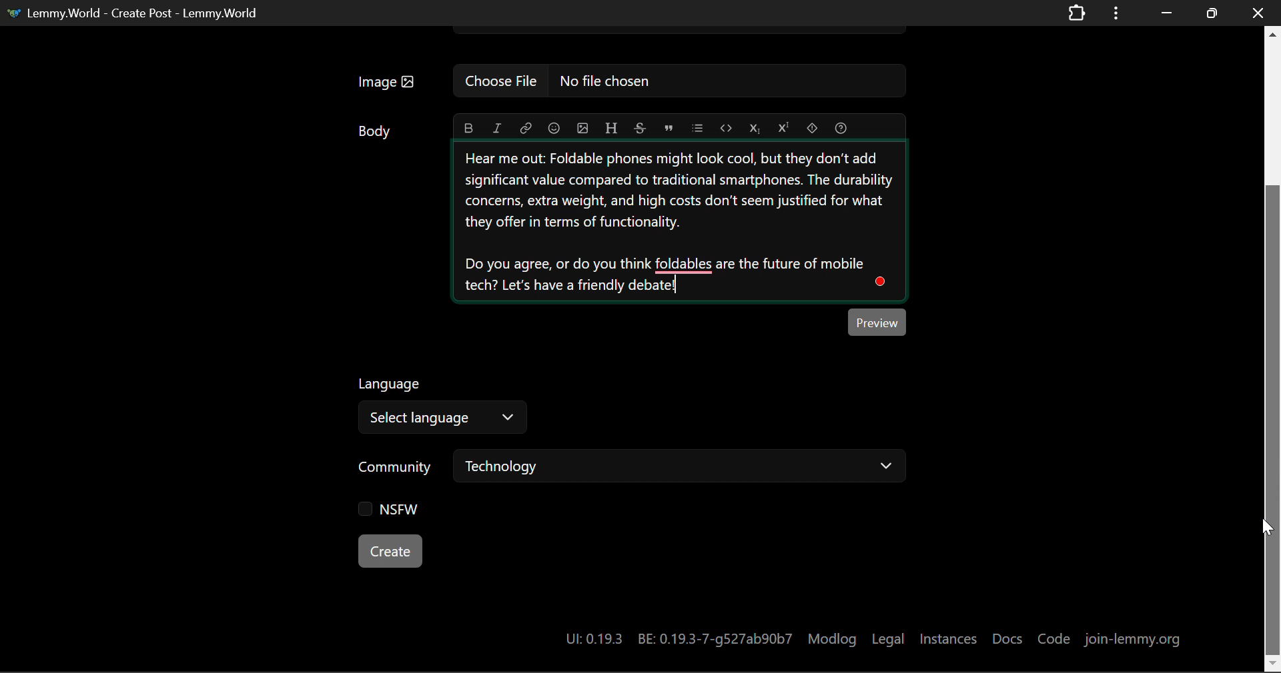  I want to click on Minimize Window, so click(1214, 13).